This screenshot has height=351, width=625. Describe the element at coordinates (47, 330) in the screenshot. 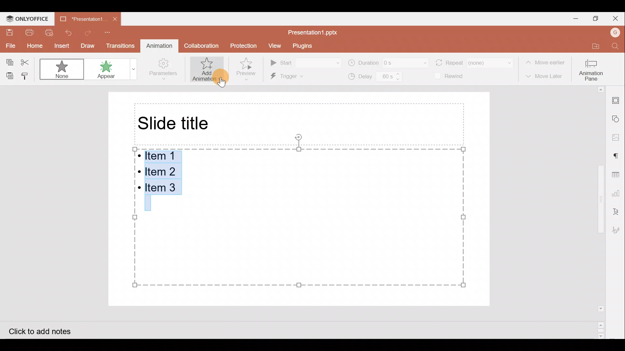

I see `Click to add notes` at that location.